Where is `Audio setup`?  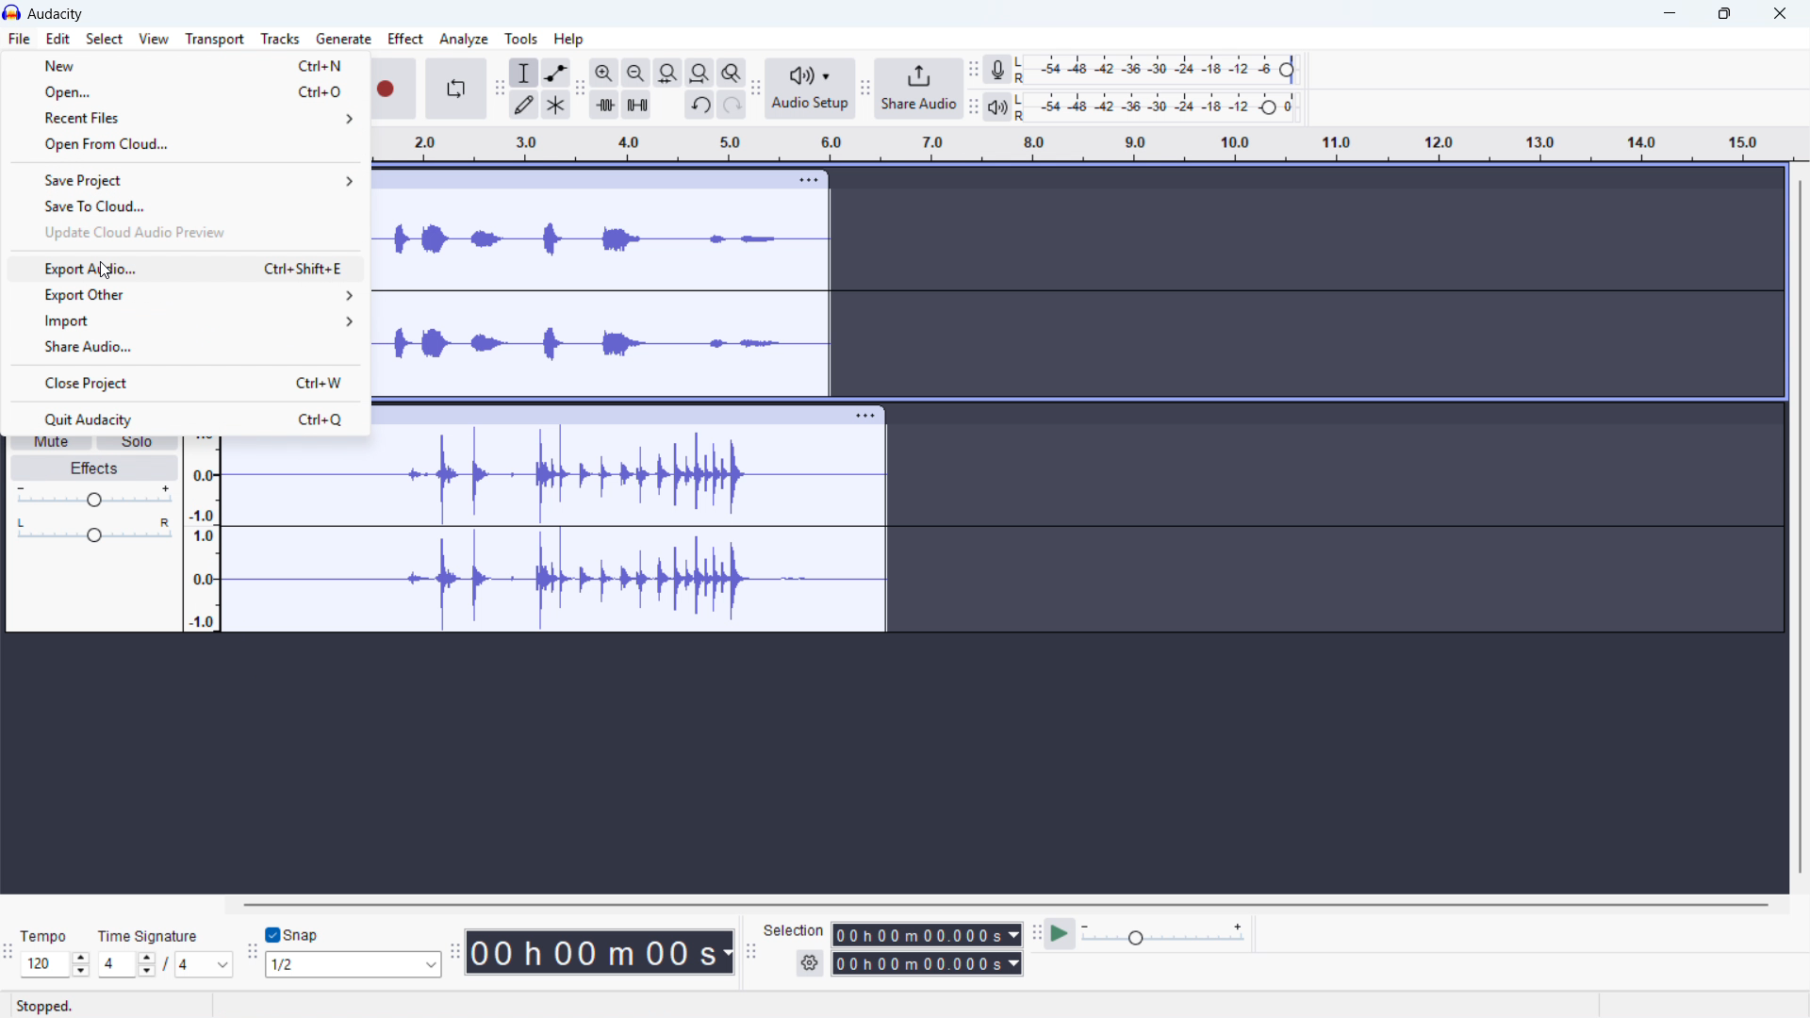
Audio setup is located at coordinates (811, 89).